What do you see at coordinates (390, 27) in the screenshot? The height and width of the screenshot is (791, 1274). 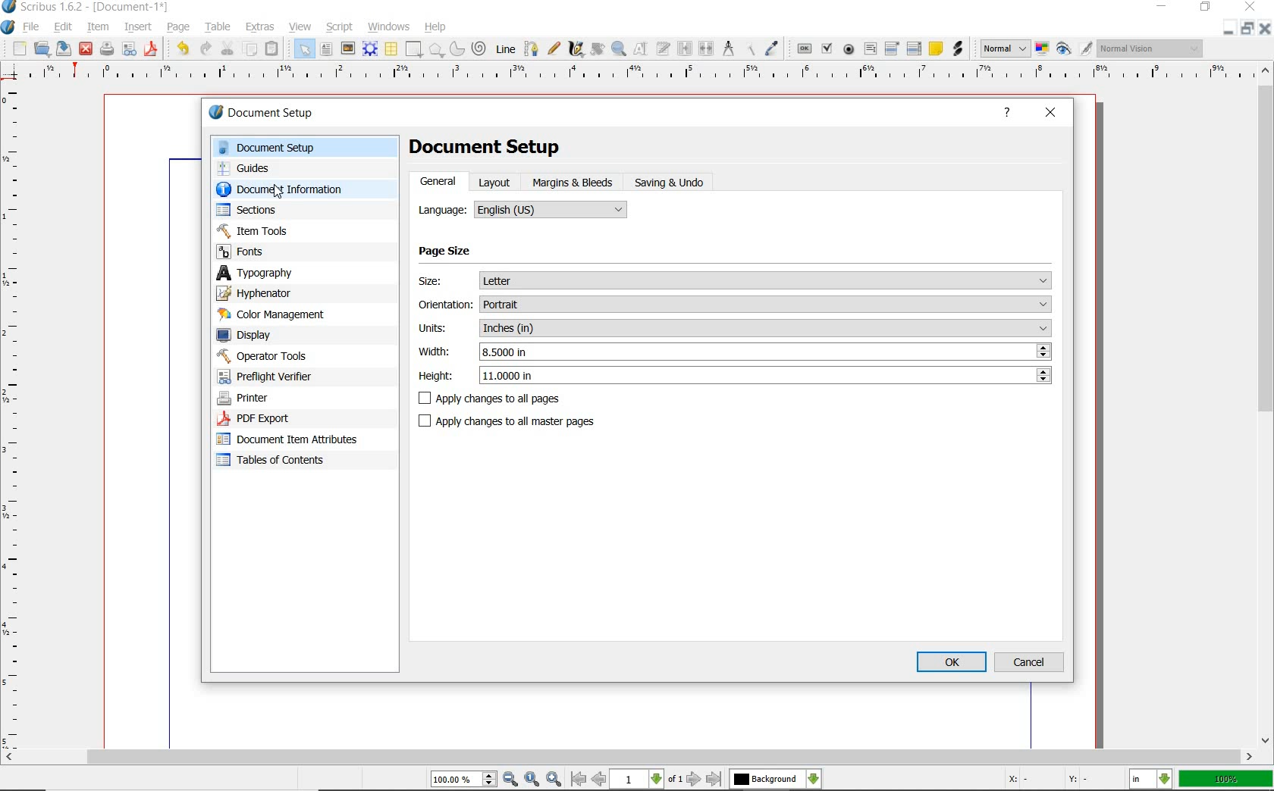 I see `windows` at bounding box center [390, 27].